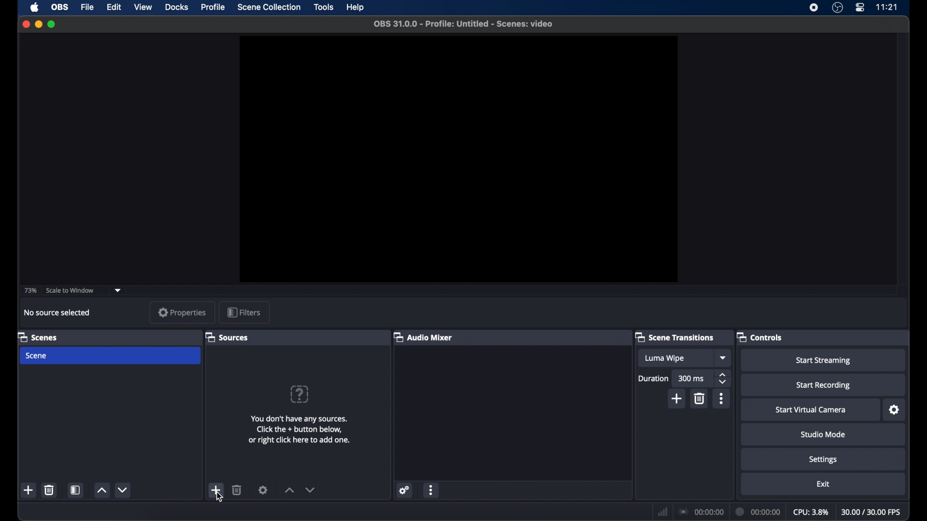 Image resolution: width=927 pixels, height=521 pixels. I want to click on delete, so click(50, 490).